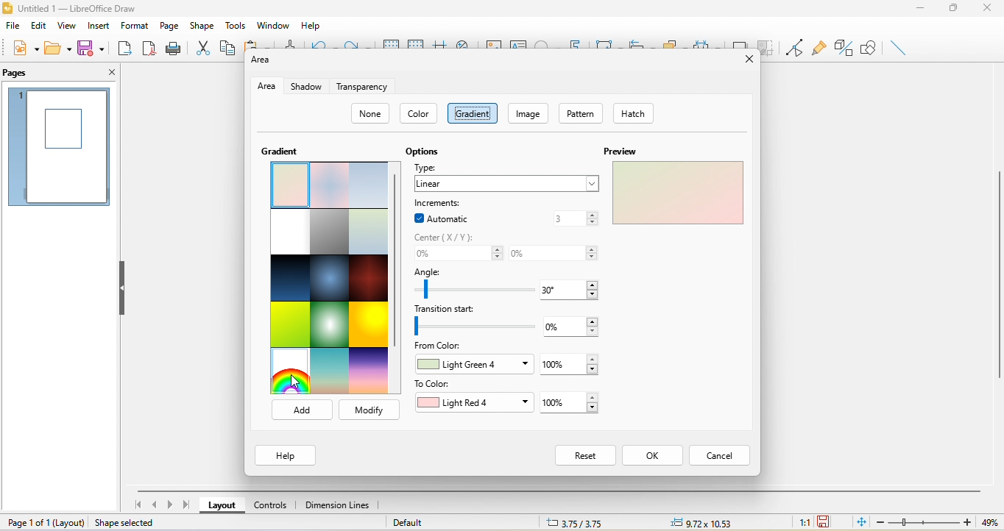 This screenshot has height=531, width=1004. Describe the element at coordinates (699, 522) in the screenshot. I see `0.00x0.00` at that location.